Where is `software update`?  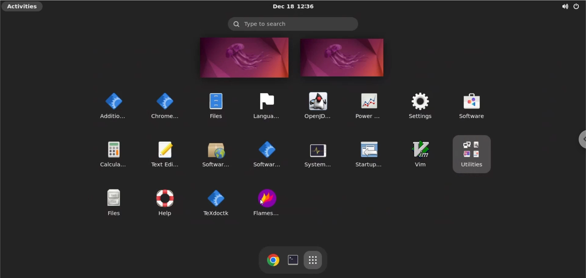 software update is located at coordinates (217, 153).